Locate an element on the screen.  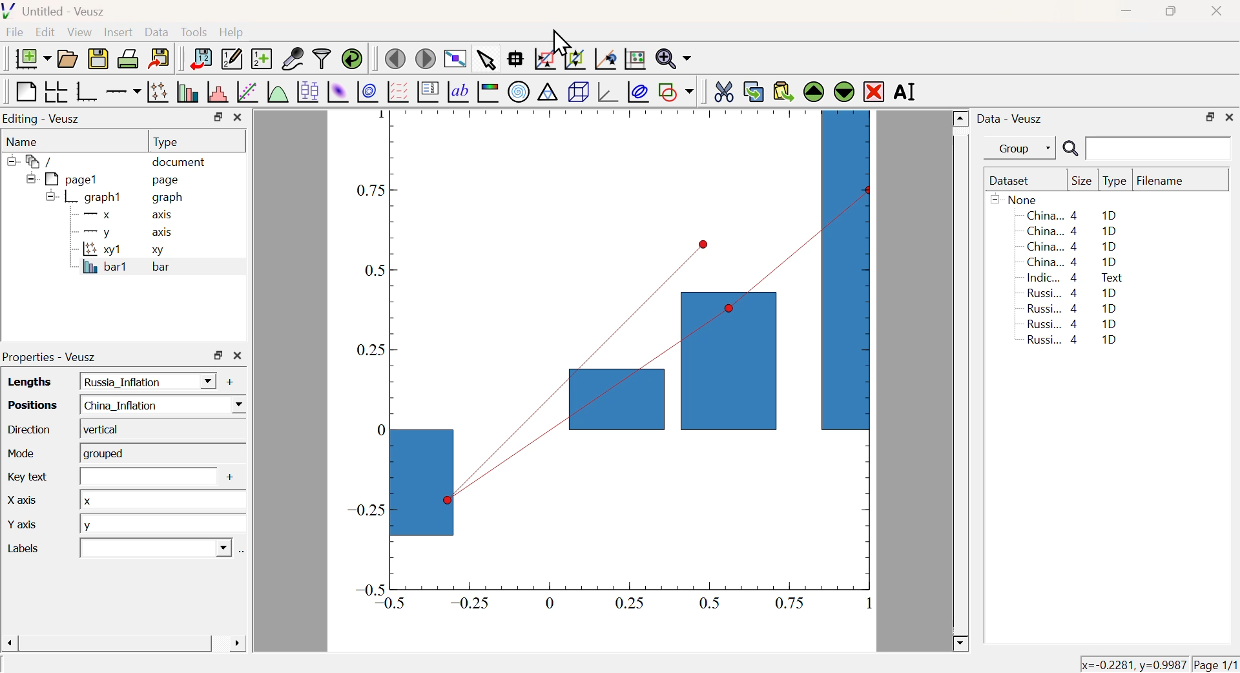
Scroll is located at coordinates (961, 382).